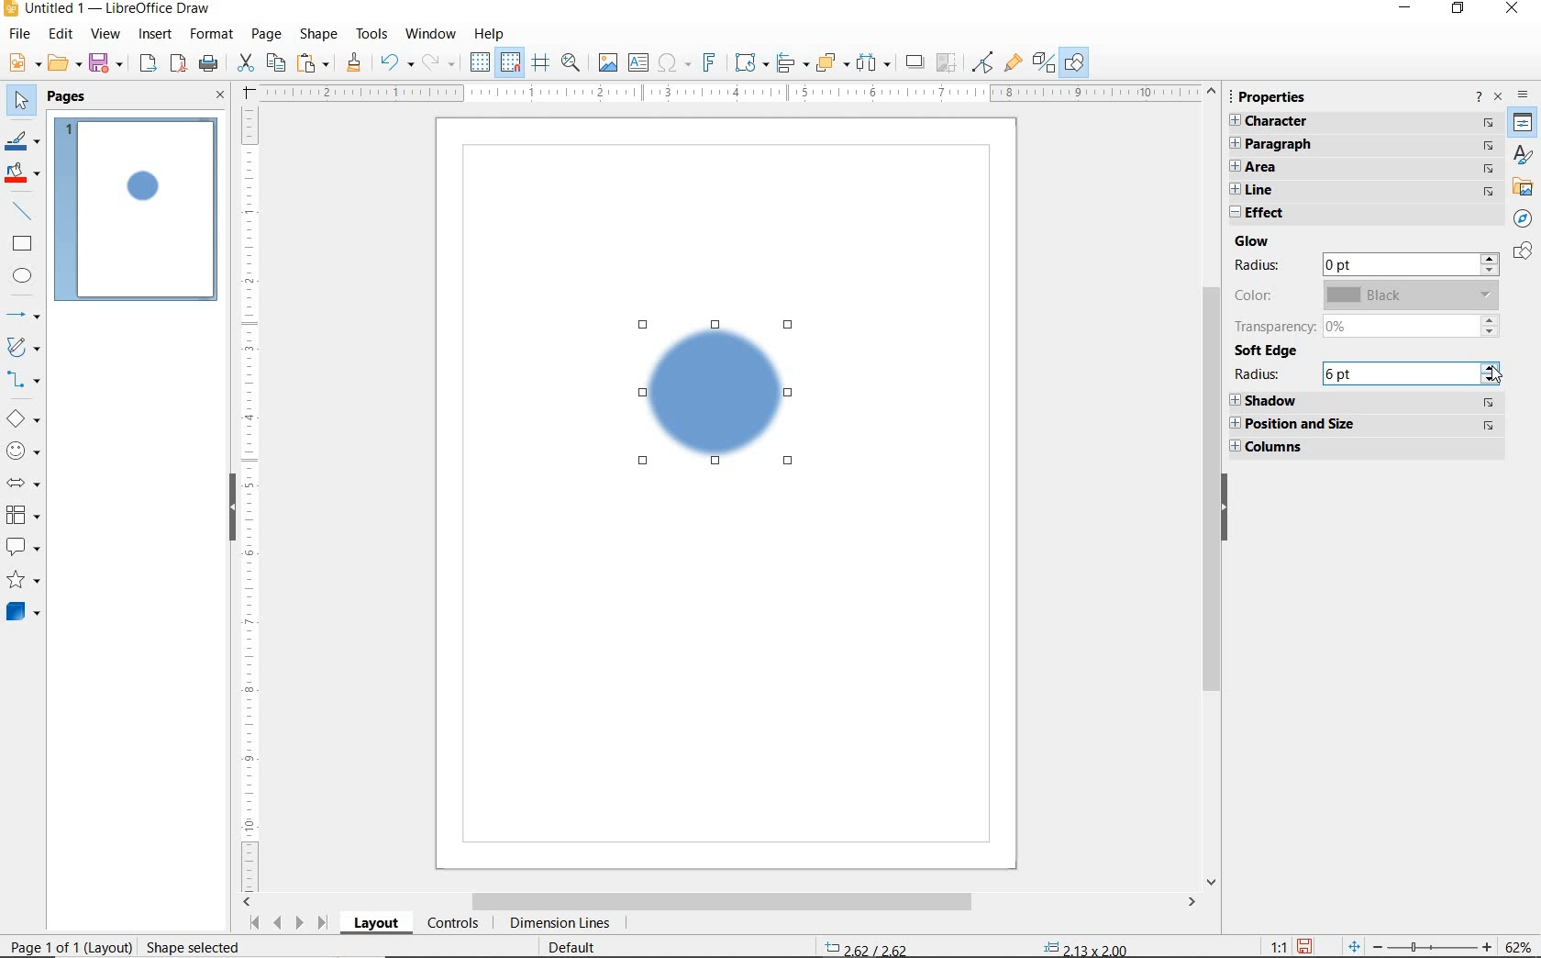  I want to click on TOGGLE POINT EDIT MODE, so click(983, 61).